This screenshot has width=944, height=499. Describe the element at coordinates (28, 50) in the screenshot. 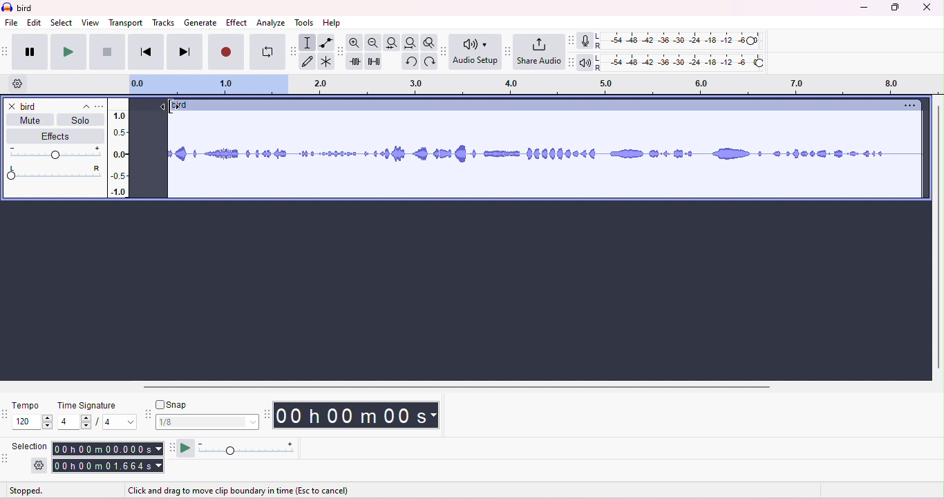

I see `pause` at that location.